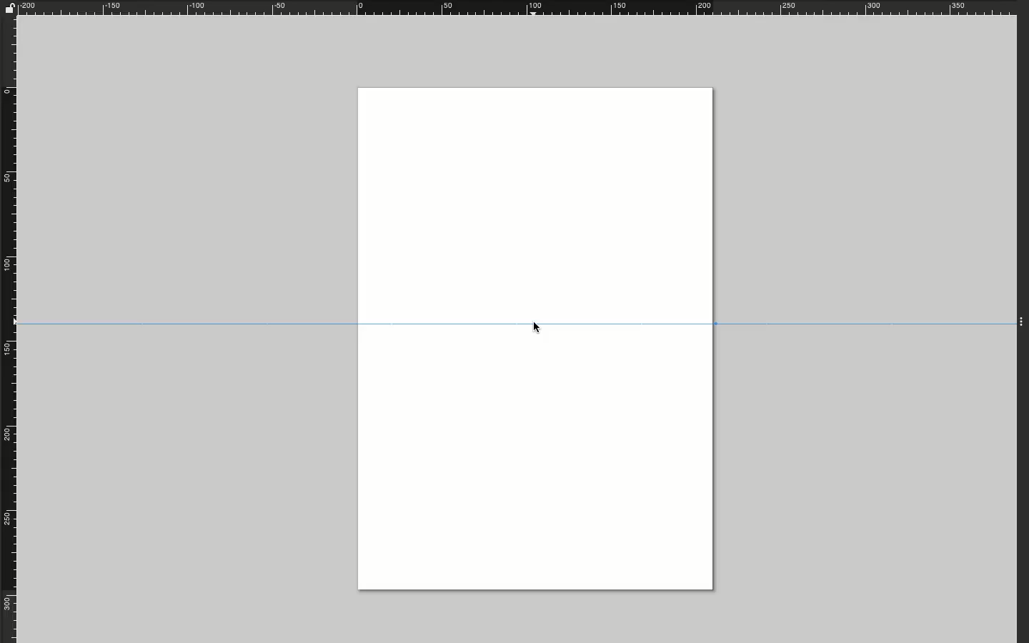 The image size is (1029, 643). What do you see at coordinates (521, 7) in the screenshot?
I see `Ruler` at bounding box center [521, 7].